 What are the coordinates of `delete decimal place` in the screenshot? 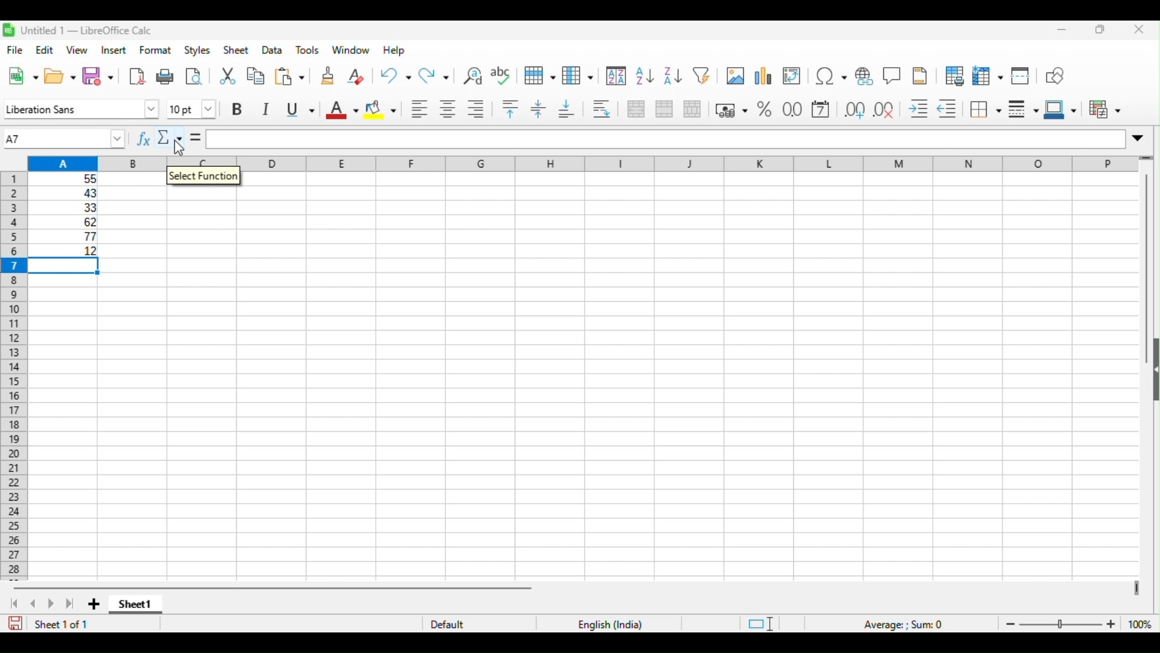 It's located at (886, 109).